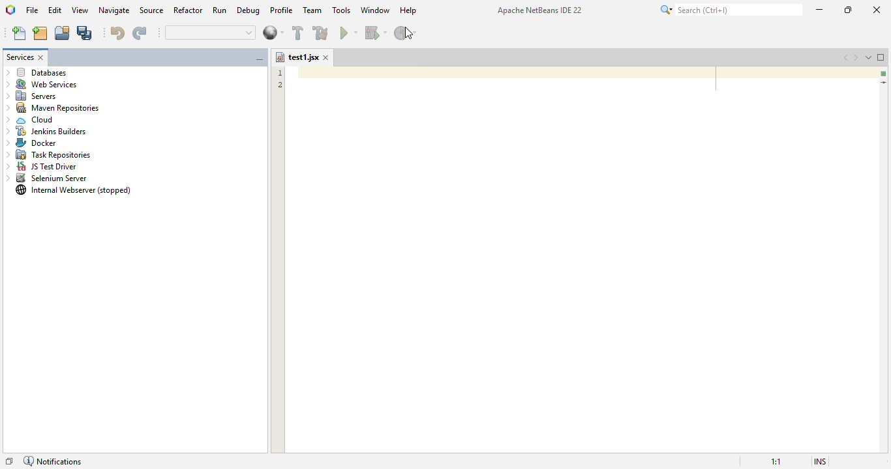  I want to click on close window group, so click(260, 59).